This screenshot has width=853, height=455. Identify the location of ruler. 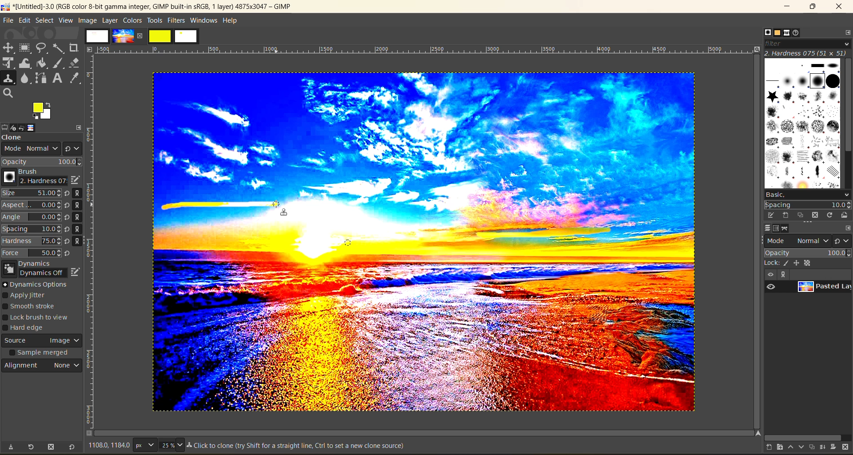
(93, 243).